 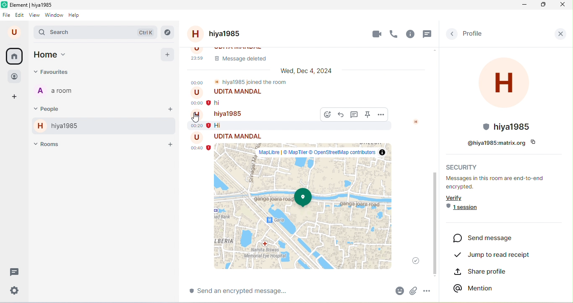 I want to click on start chat, so click(x=170, y=109).